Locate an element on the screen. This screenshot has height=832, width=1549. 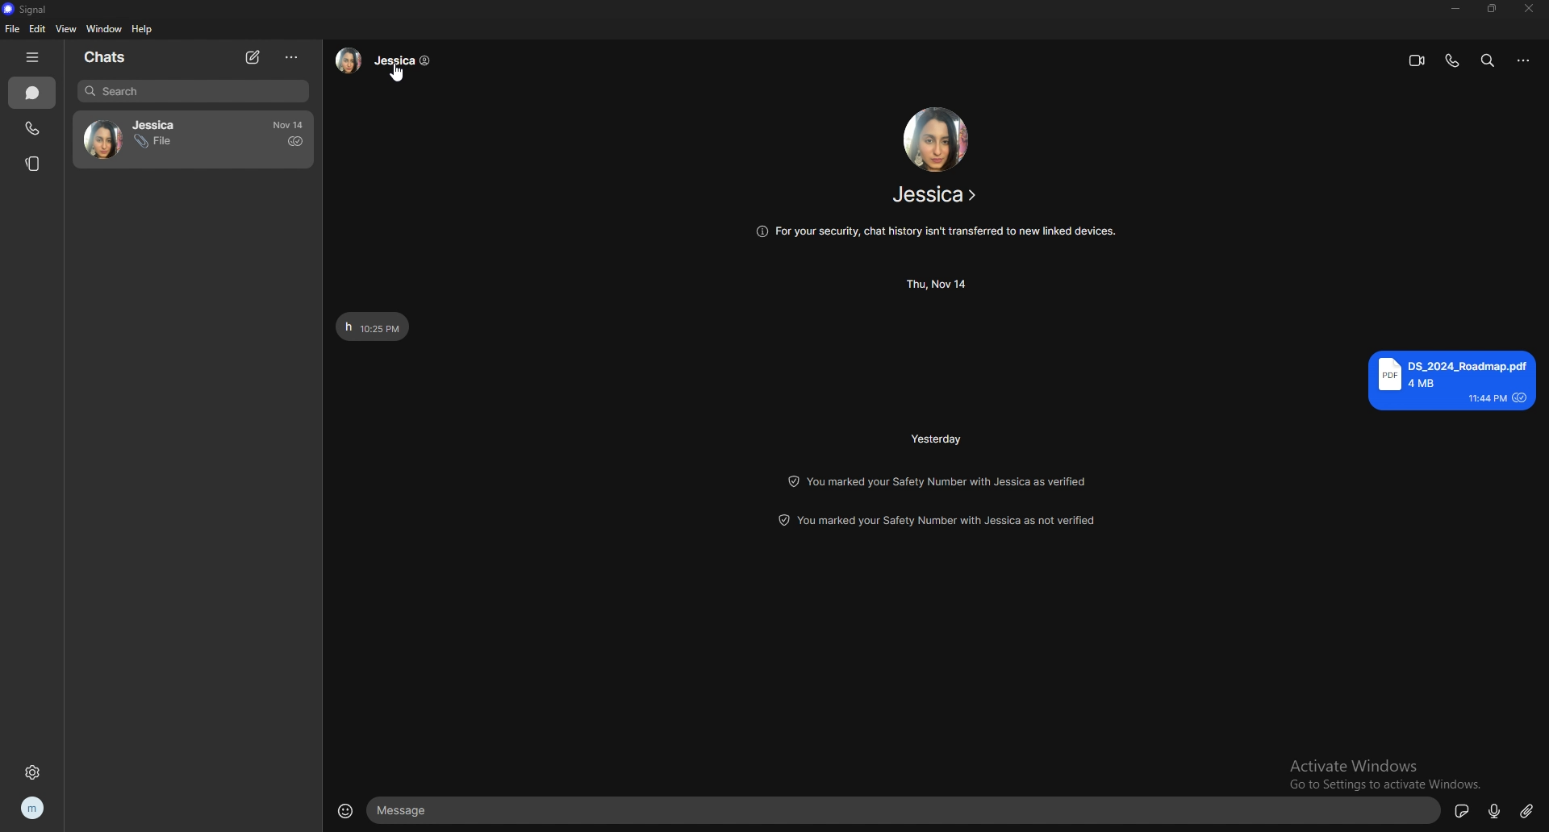
stories is located at coordinates (30, 164).